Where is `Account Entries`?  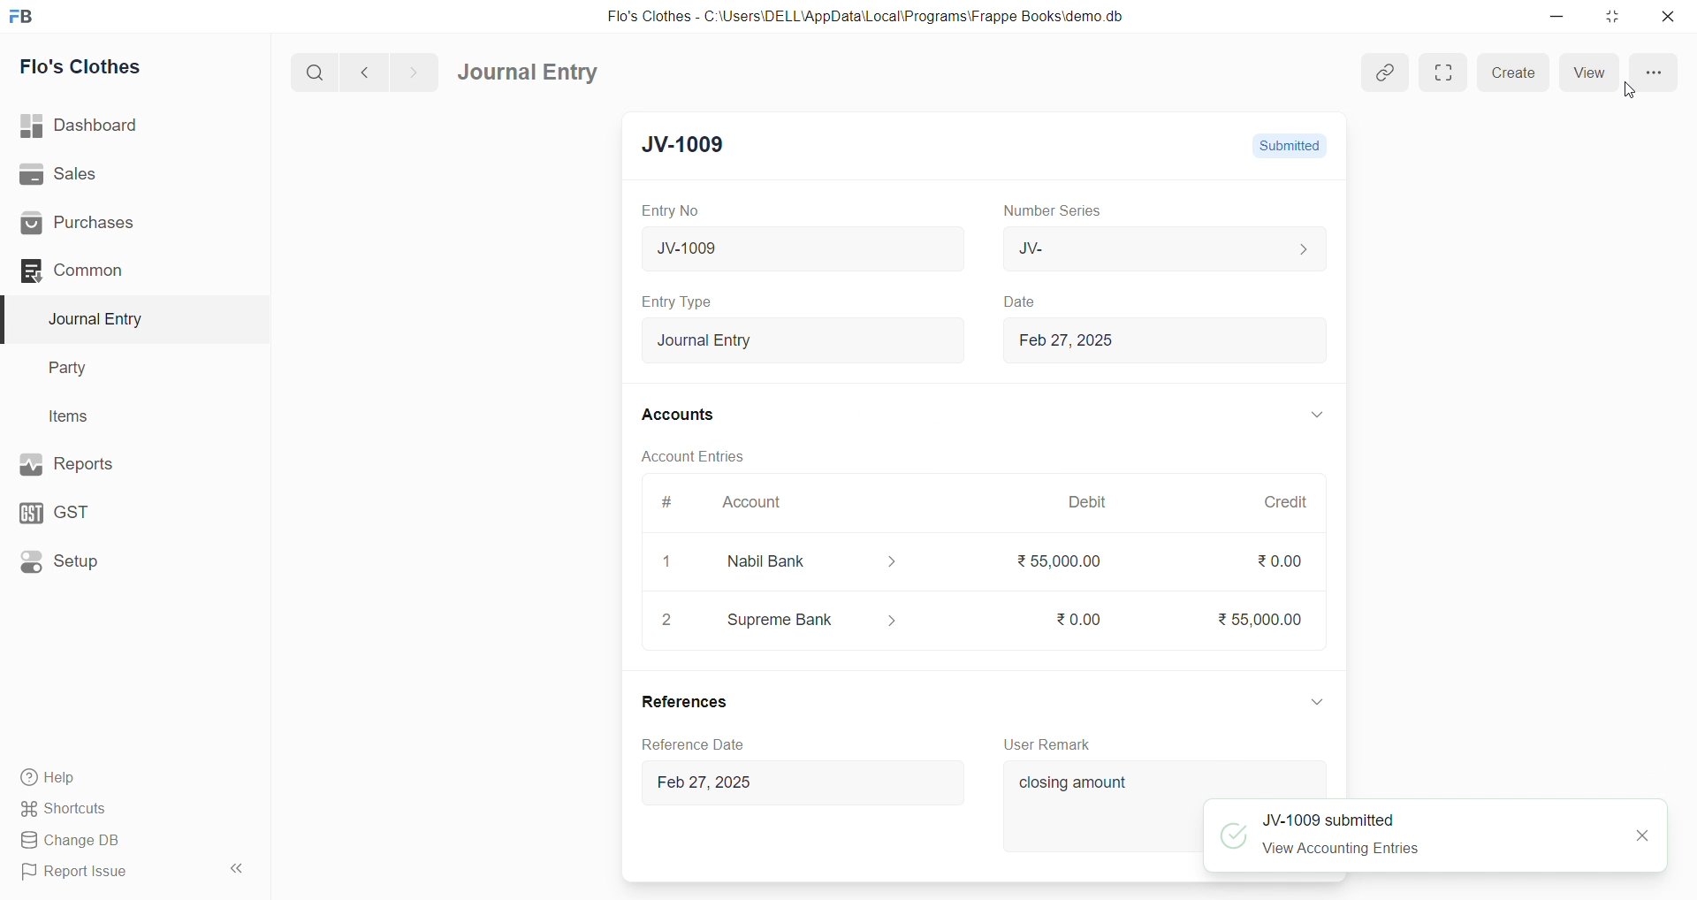 Account Entries is located at coordinates (695, 454).